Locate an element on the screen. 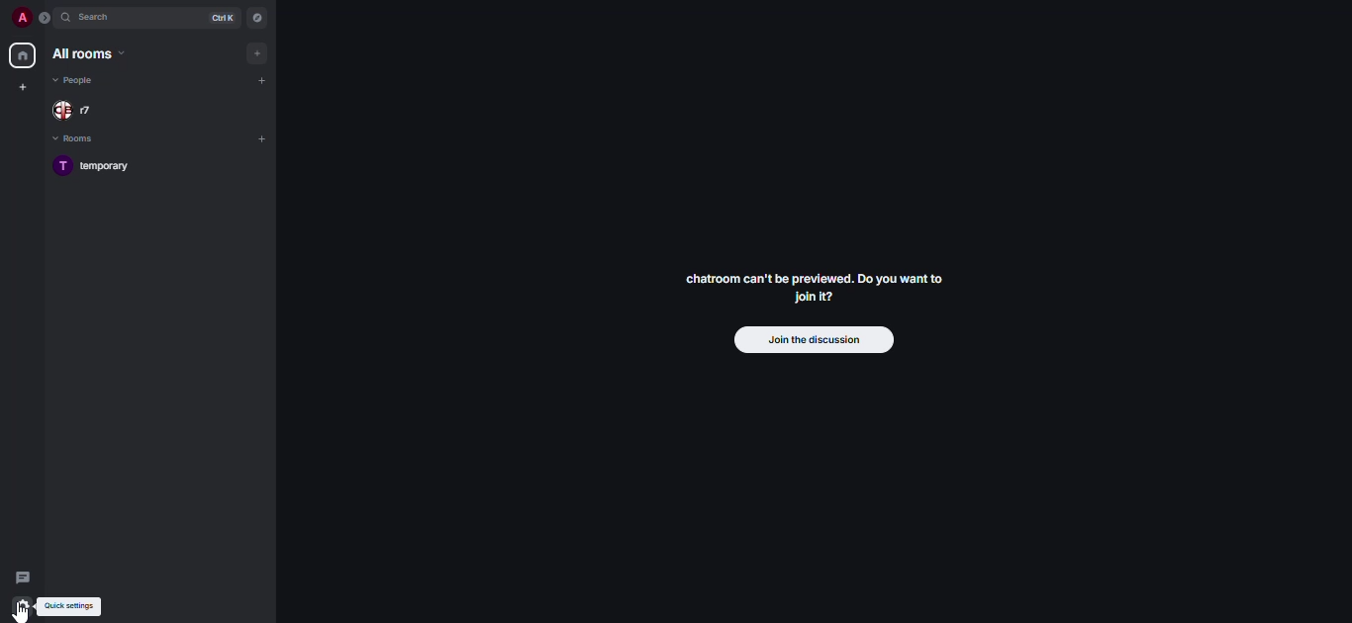 Image resolution: width=1352 pixels, height=623 pixels. home is located at coordinates (21, 54).